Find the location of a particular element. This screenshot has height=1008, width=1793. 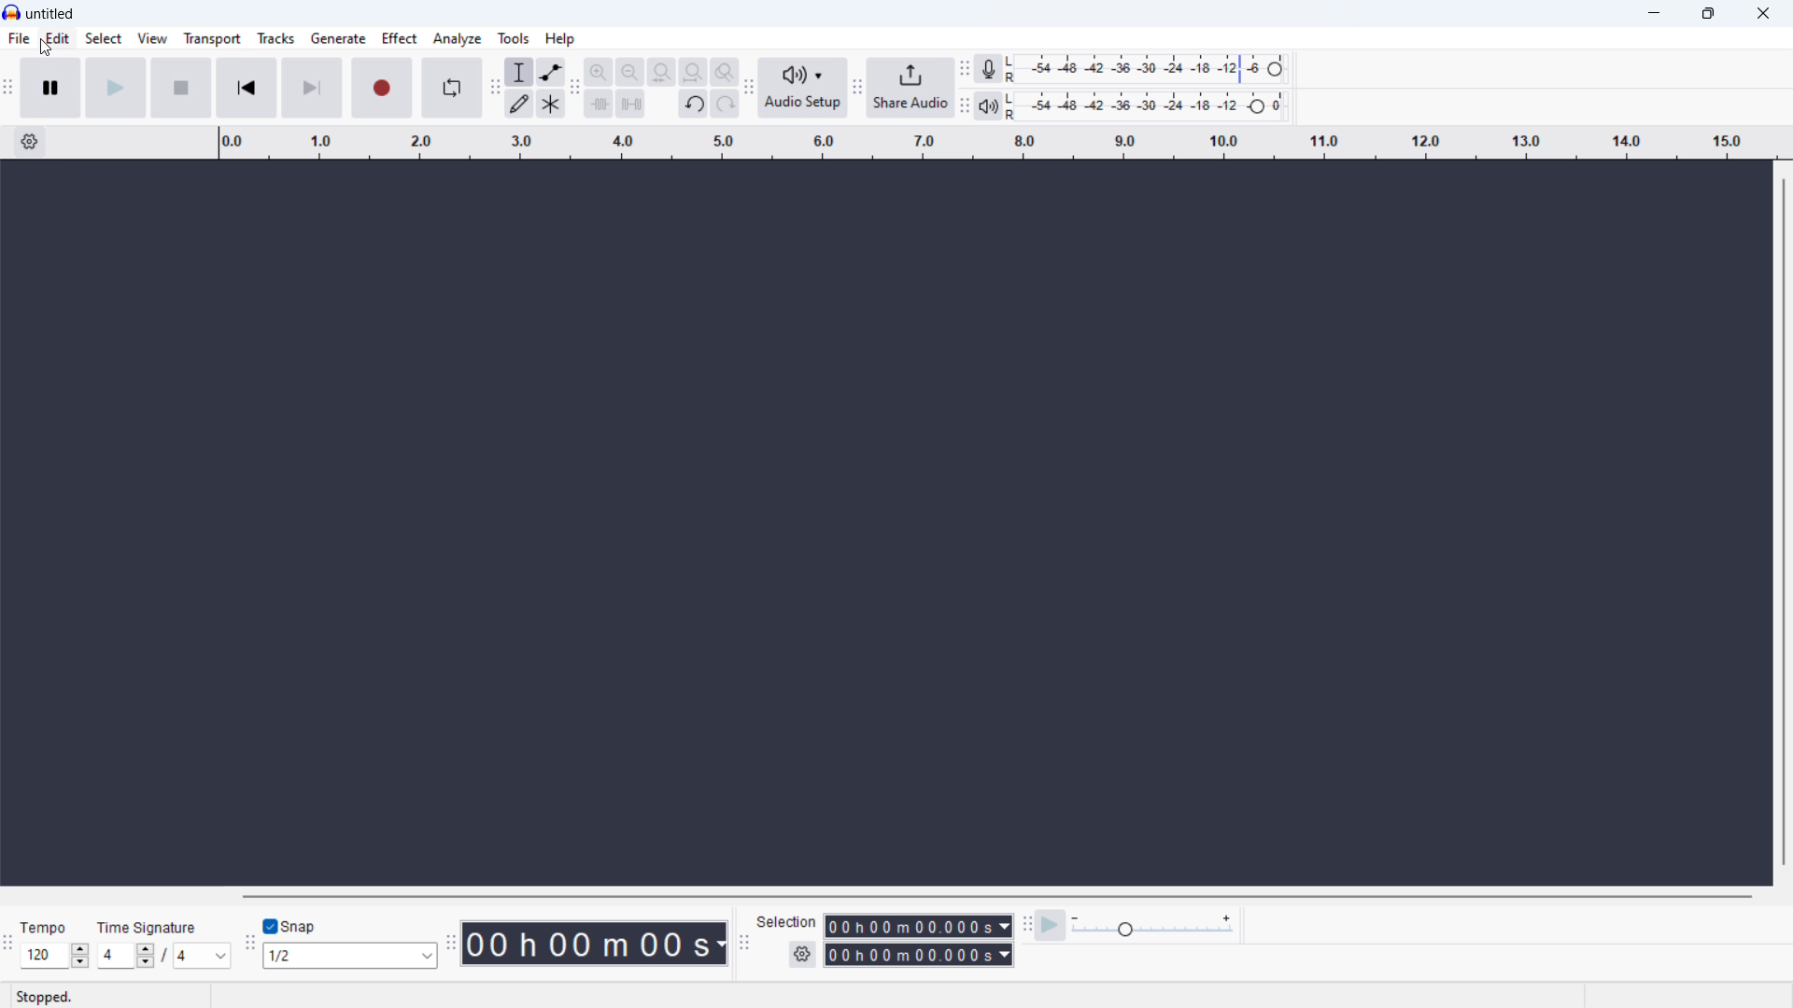

toggle zoom is located at coordinates (724, 71).